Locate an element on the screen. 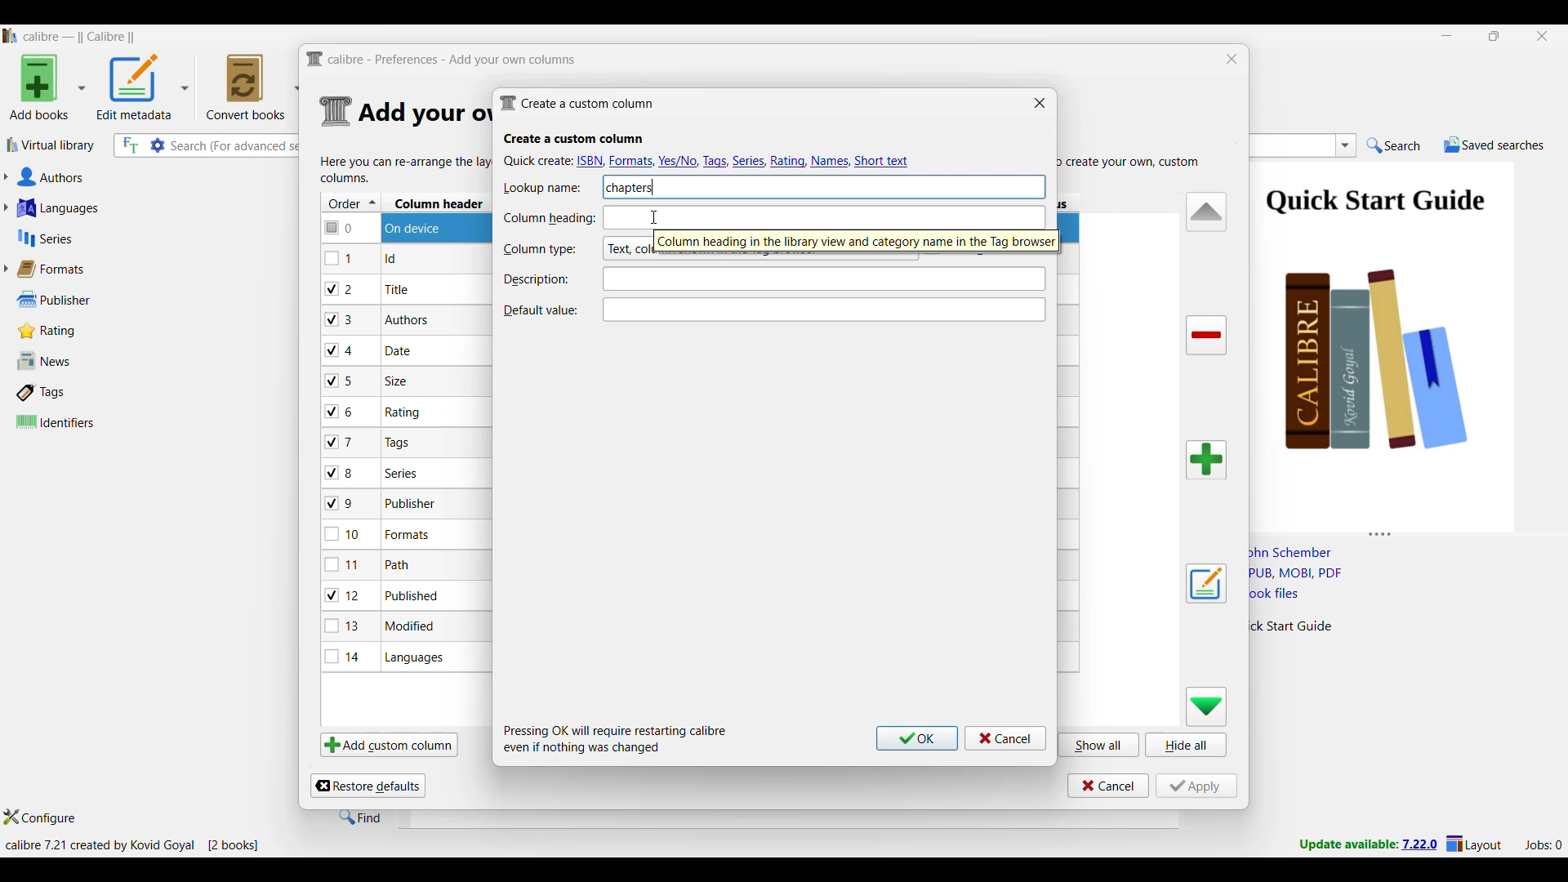 This screenshot has width=1568, height=882. text is located at coordinates (854, 186).